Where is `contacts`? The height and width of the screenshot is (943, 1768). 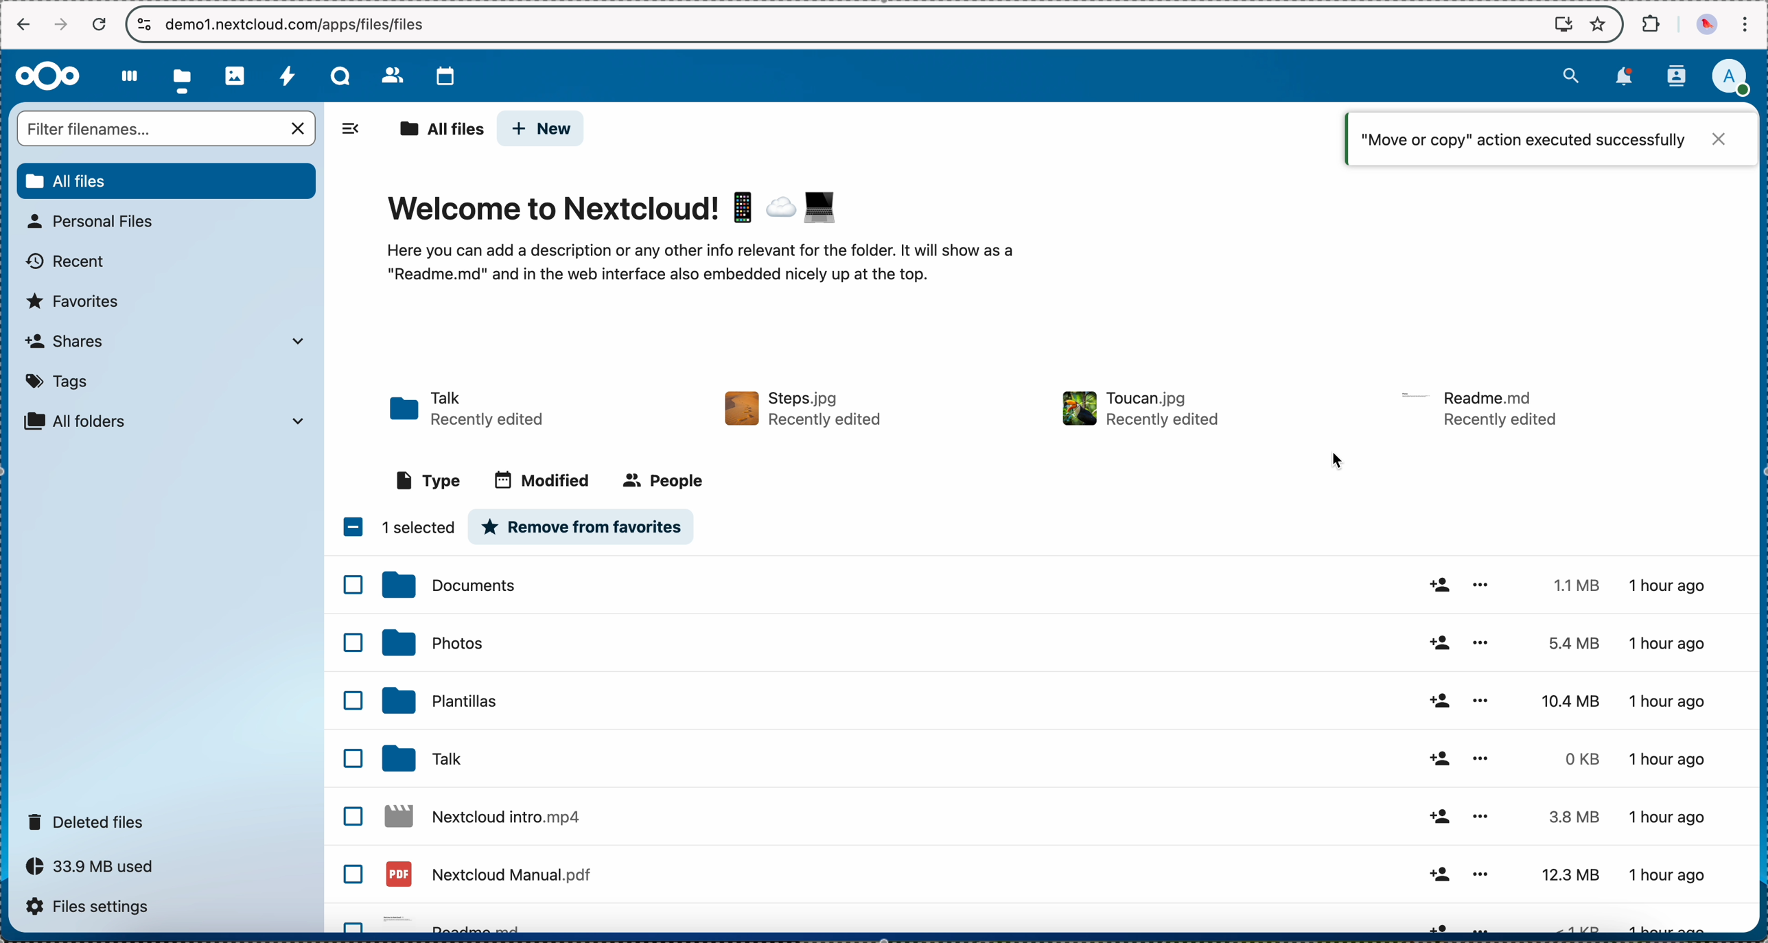 contacts is located at coordinates (1681, 75).